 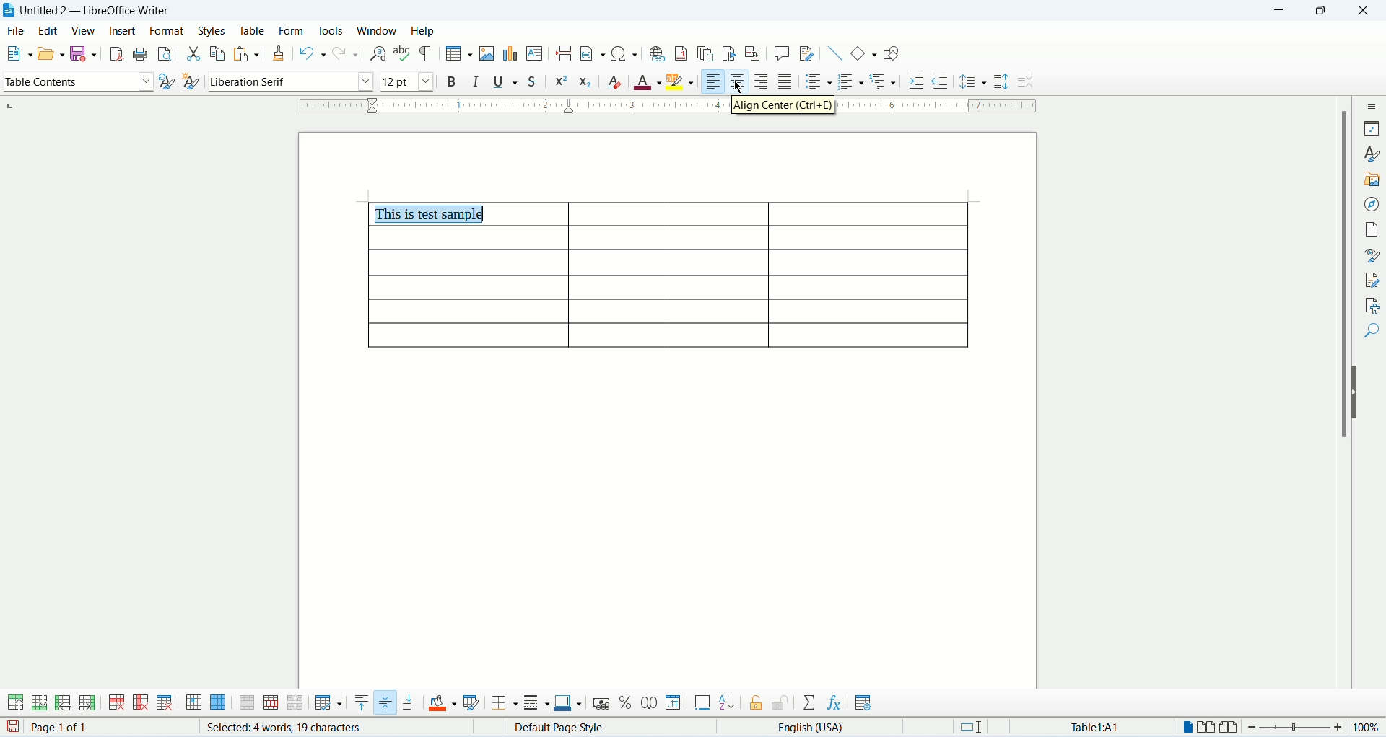 What do you see at coordinates (1340, 405) in the screenshot?
I see `scroll bar` at bounding box center [1340, 405].